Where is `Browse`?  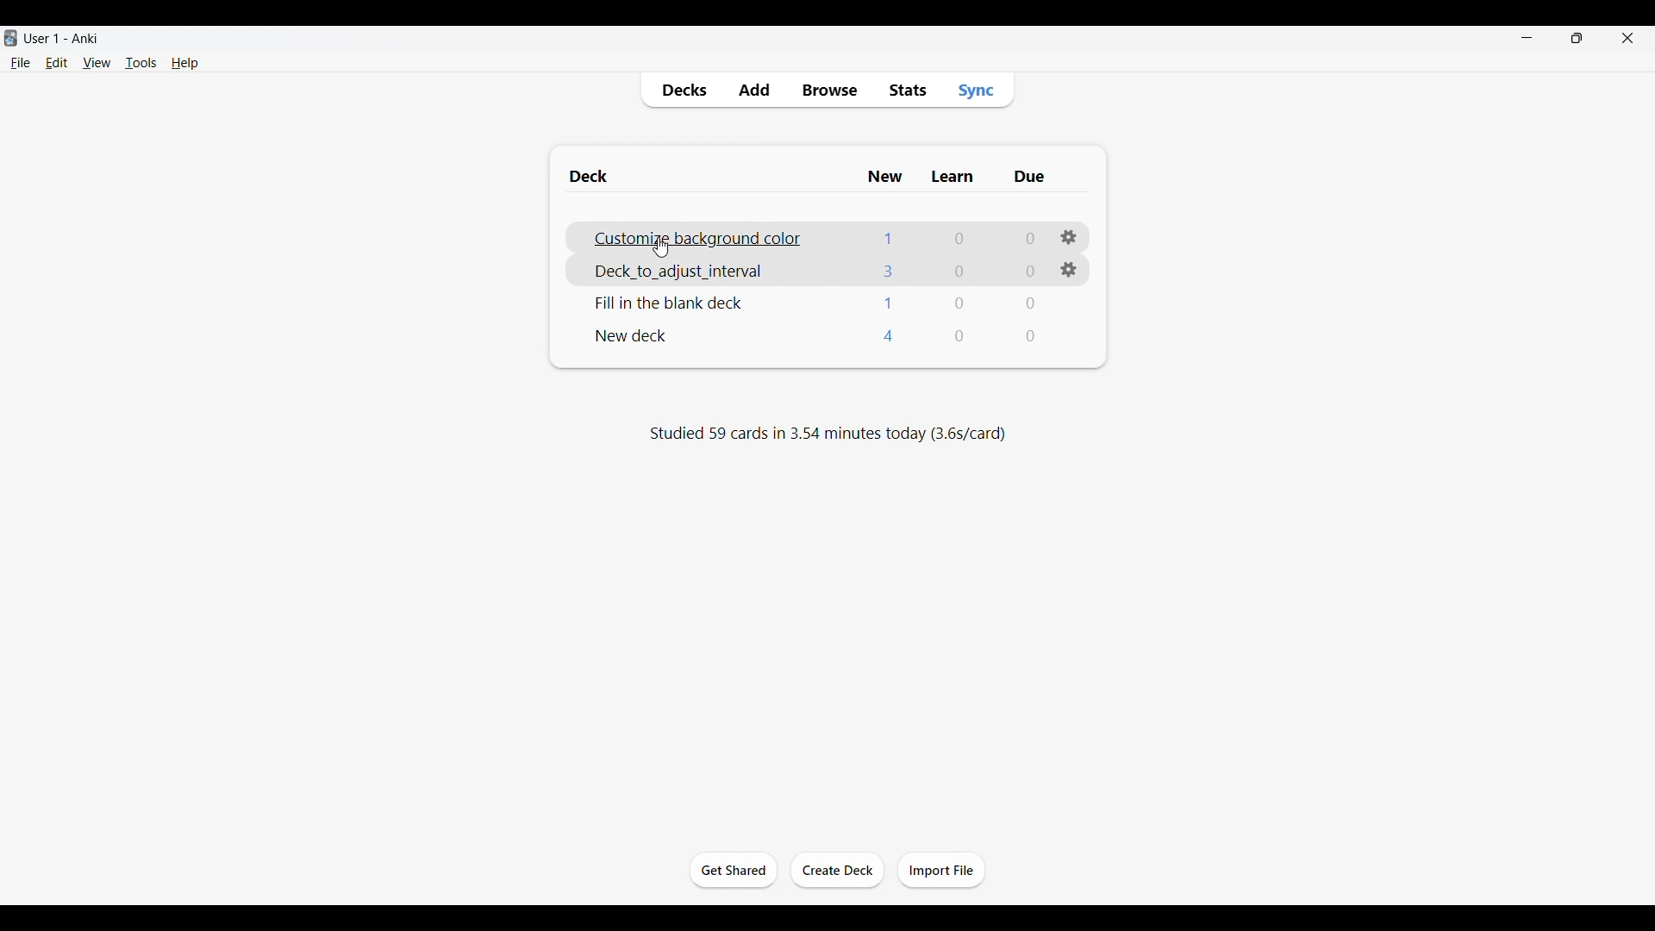
Browse is located at coordinates (828, 91).